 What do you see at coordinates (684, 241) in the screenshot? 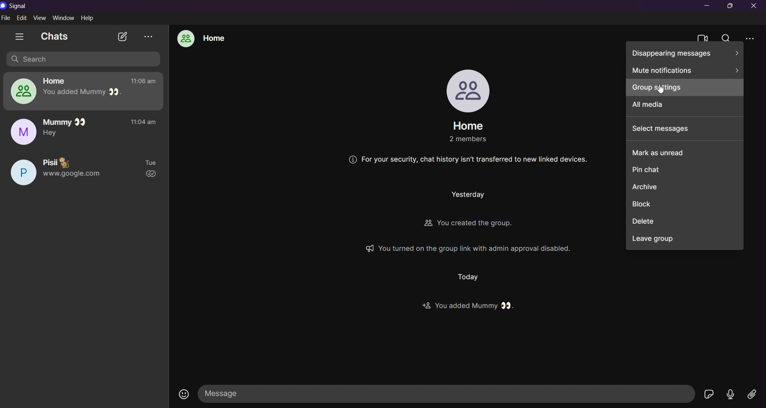
I see `leave group` at bounding box center [684, 241].